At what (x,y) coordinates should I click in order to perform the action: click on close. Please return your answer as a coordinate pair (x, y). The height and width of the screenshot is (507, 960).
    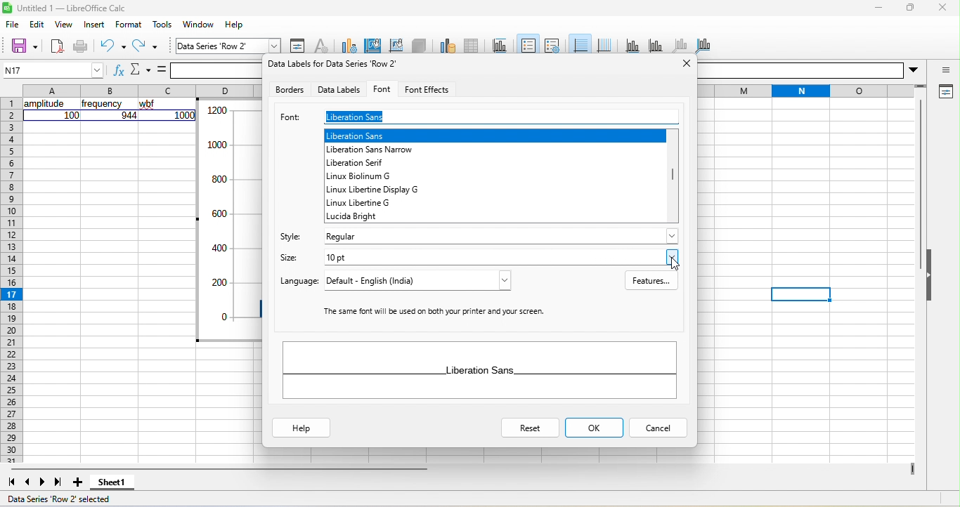
    Looking at the image, I should click on (940, 9).